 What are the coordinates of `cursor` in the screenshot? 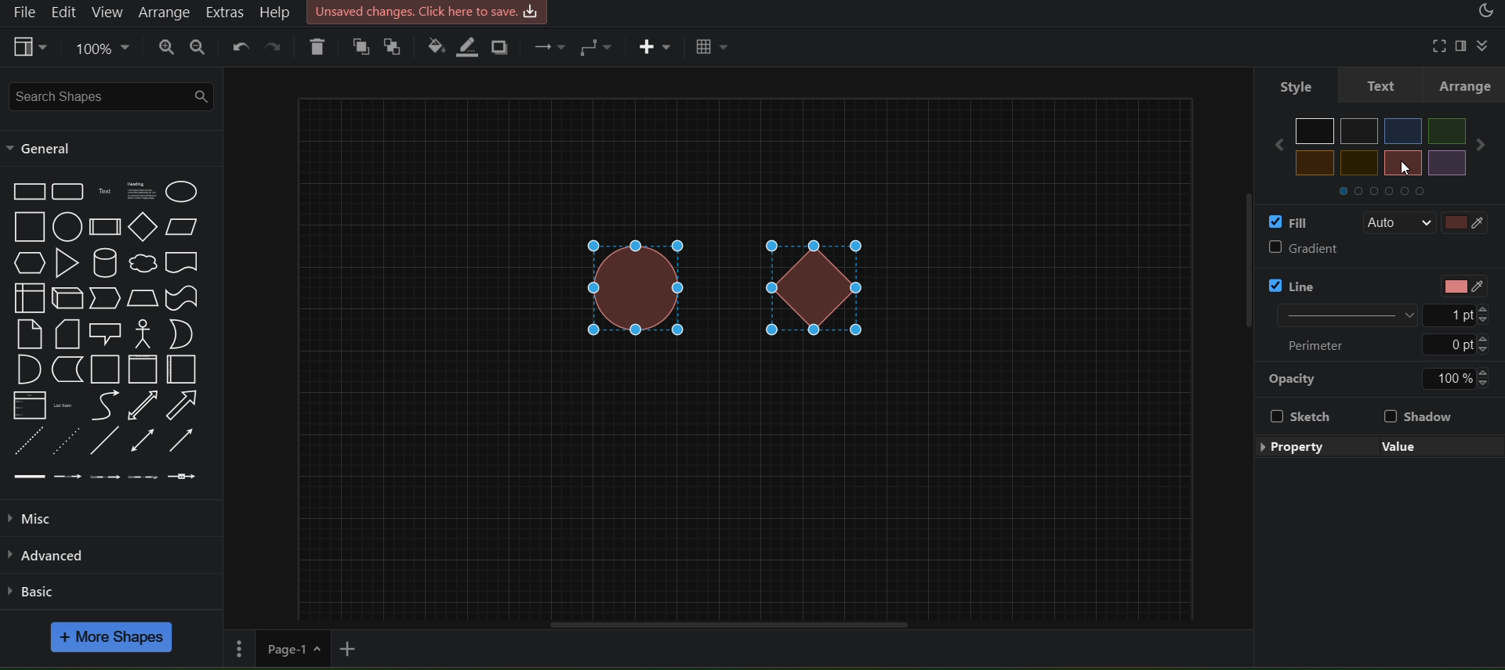 It's located at (1405, 166).